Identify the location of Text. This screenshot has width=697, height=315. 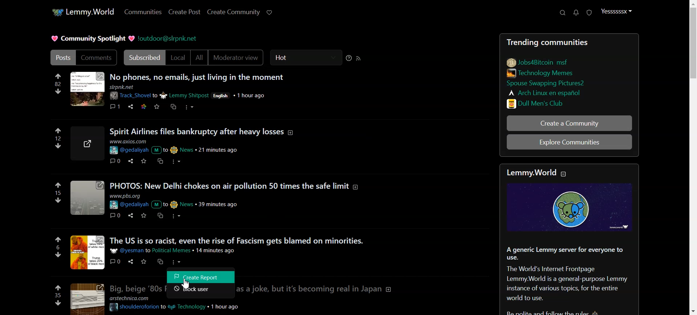
(571, 277).